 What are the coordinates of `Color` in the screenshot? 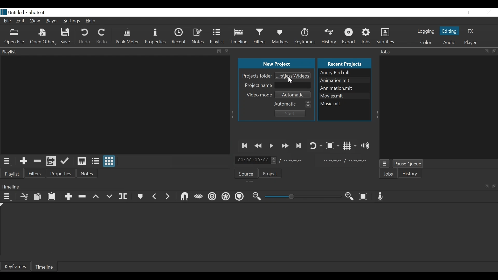 It's located at (426, 42).